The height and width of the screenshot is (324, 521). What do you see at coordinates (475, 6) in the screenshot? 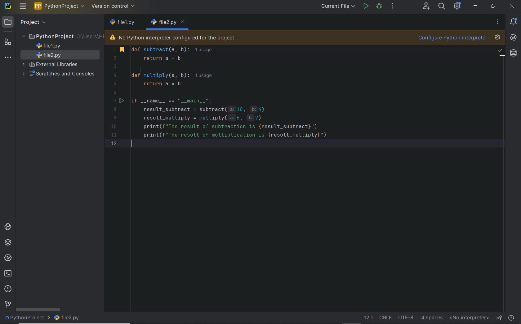
I see `minimize` at bounding box center [475, 6].